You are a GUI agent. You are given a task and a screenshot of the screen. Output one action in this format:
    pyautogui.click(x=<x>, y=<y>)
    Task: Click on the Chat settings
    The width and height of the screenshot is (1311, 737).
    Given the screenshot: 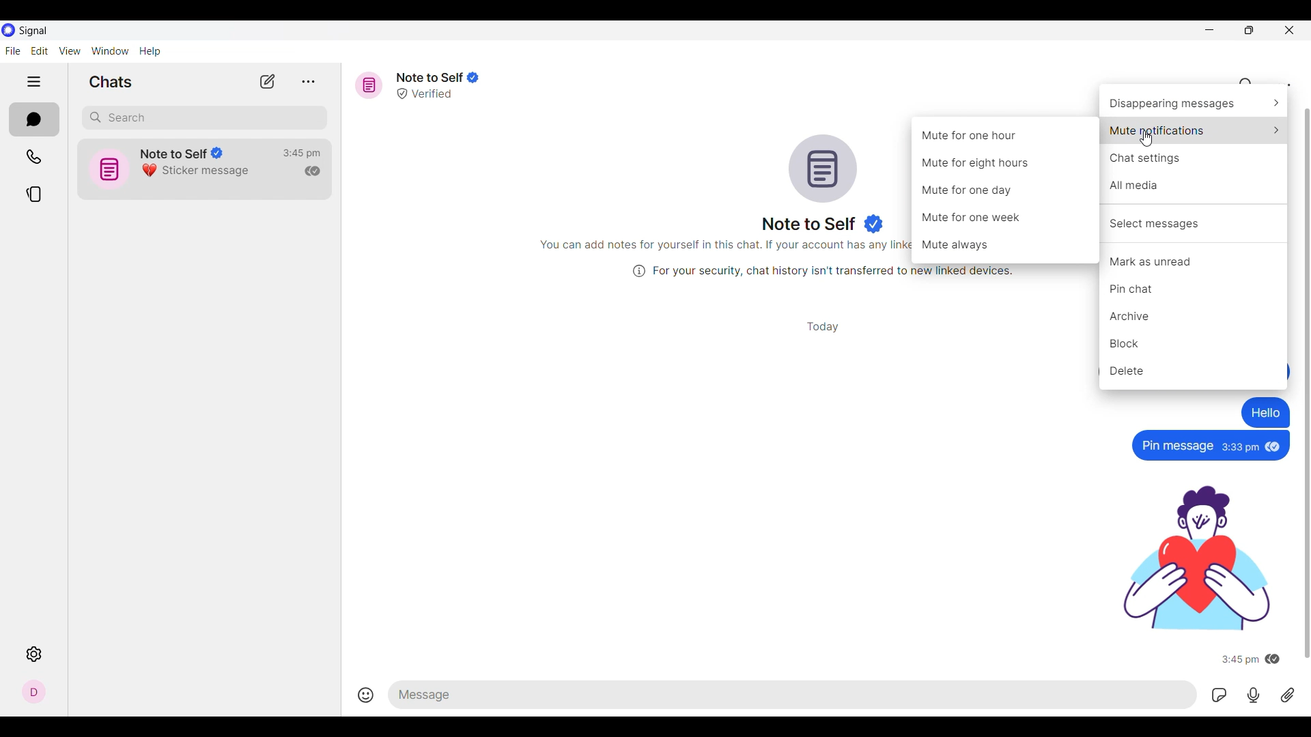 What is the action you would take?
    pyautogui.click(x=1194, y=159)
    